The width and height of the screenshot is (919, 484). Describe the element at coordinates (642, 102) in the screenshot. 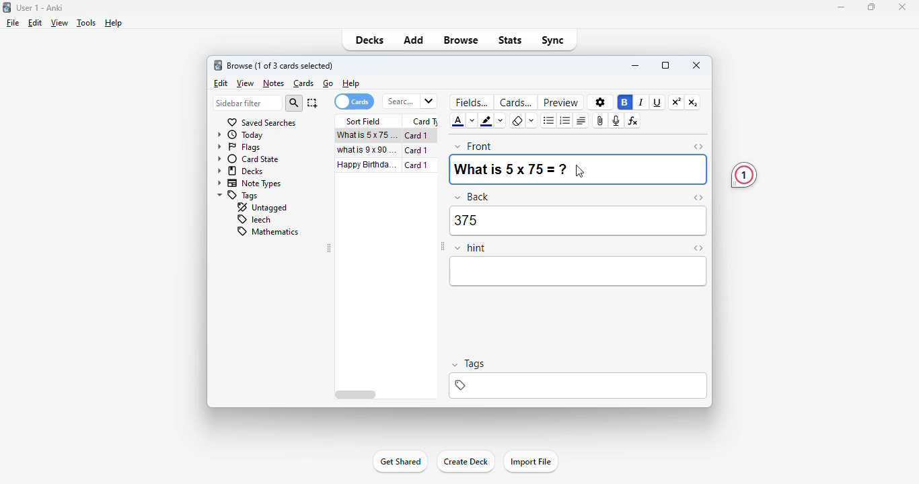

I see `italic` at that location.